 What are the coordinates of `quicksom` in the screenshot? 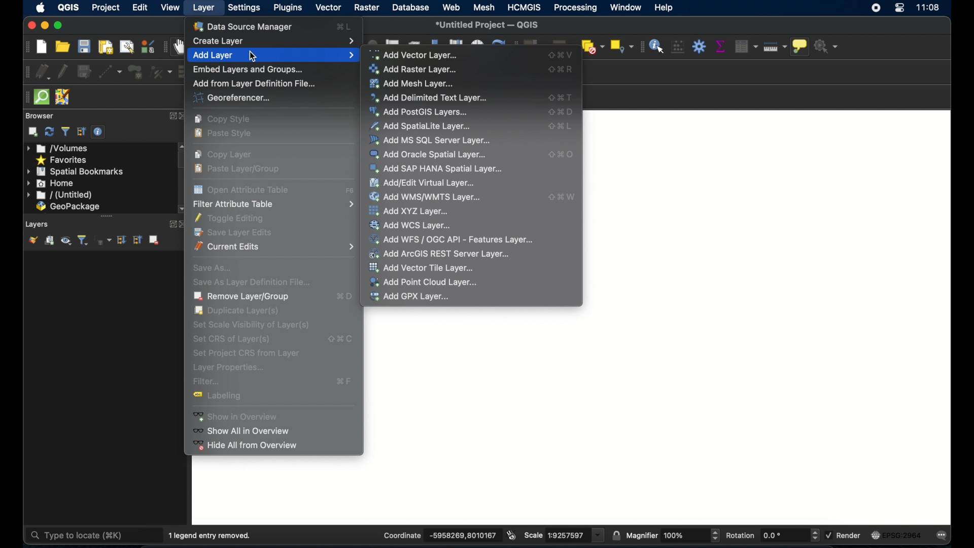 It's located at (42, 97).